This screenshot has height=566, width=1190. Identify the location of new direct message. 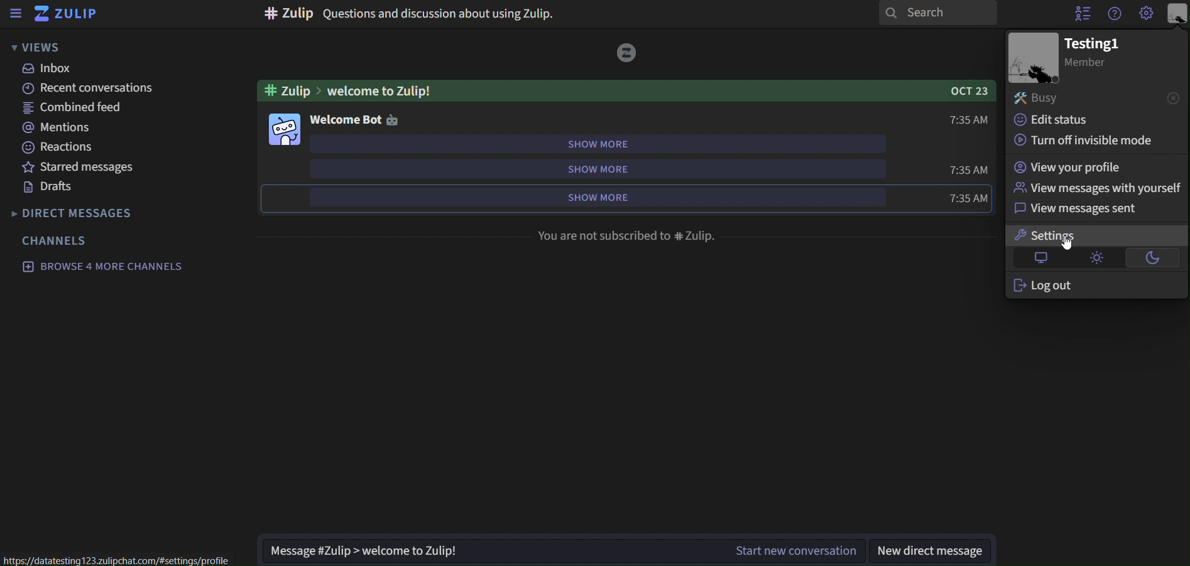
(934, 553).